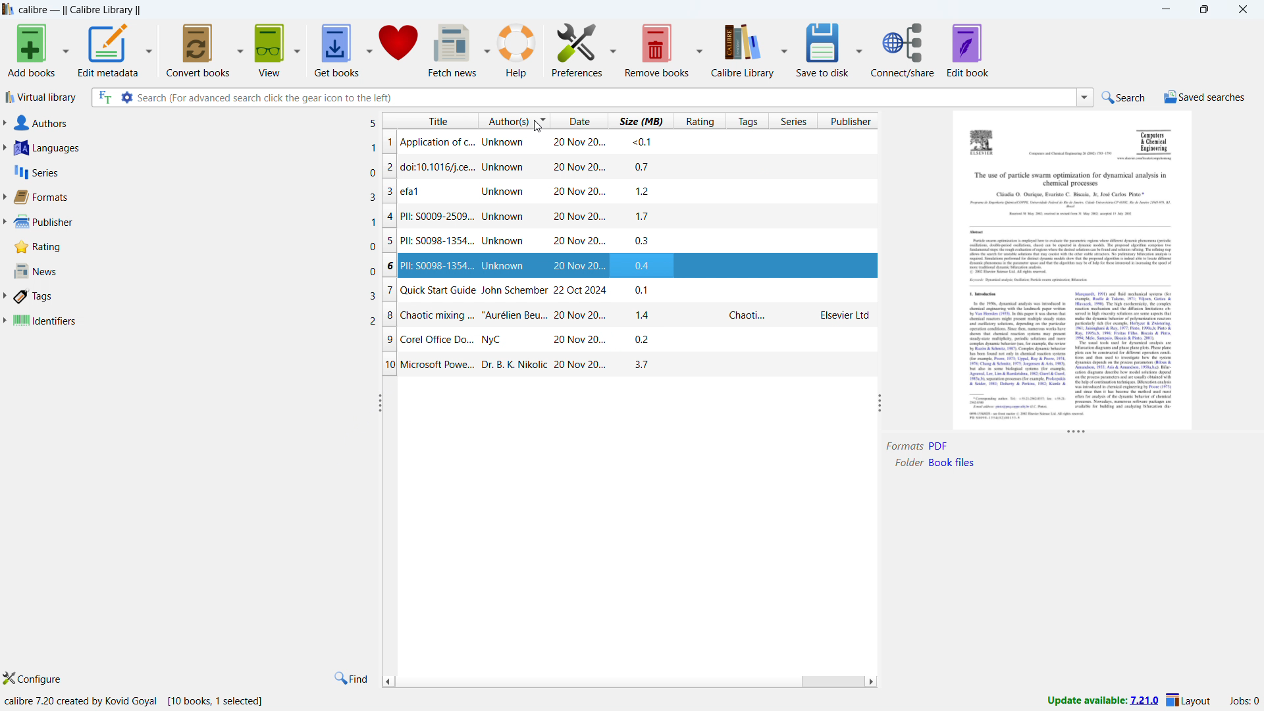 This screenshot has width=1264, height=711. Describe the element at coordinates (641, 364) in the screenshot. I see `37` at that location.